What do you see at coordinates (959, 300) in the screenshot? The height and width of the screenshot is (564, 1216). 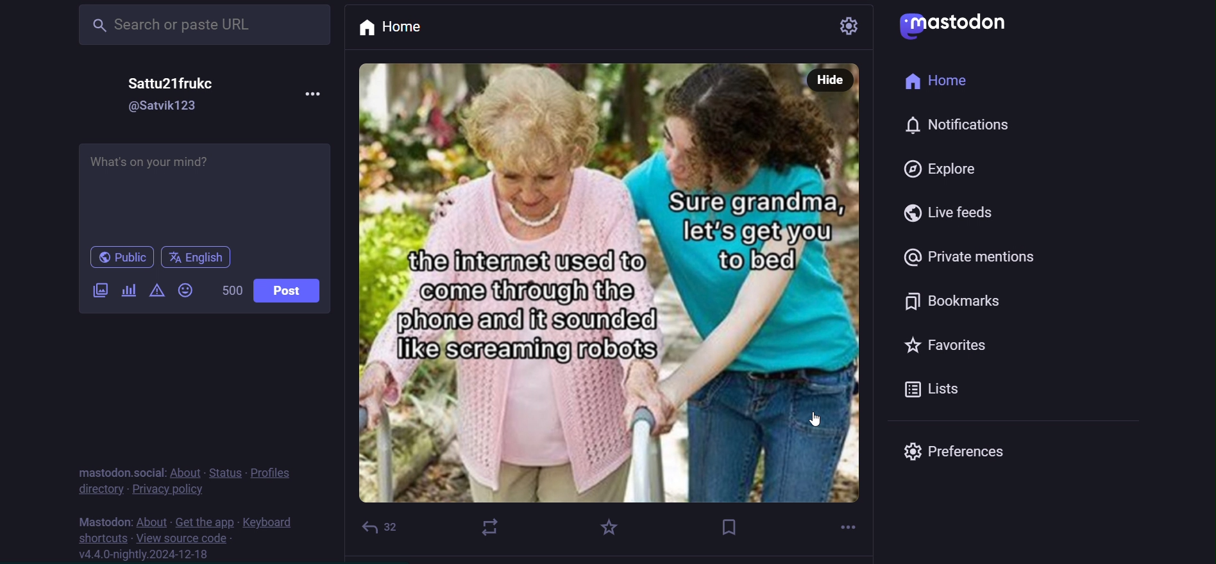 I see `bookmark` at bounding box center [959, 300].